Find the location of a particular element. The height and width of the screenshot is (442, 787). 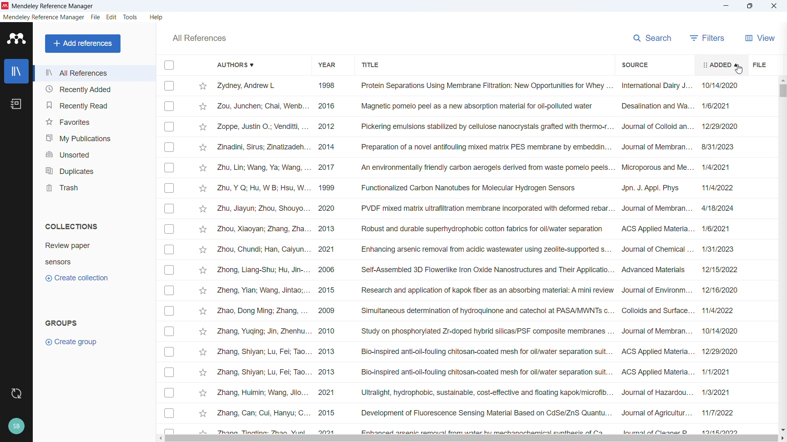

minimise  is located at coordinates (726, 6).